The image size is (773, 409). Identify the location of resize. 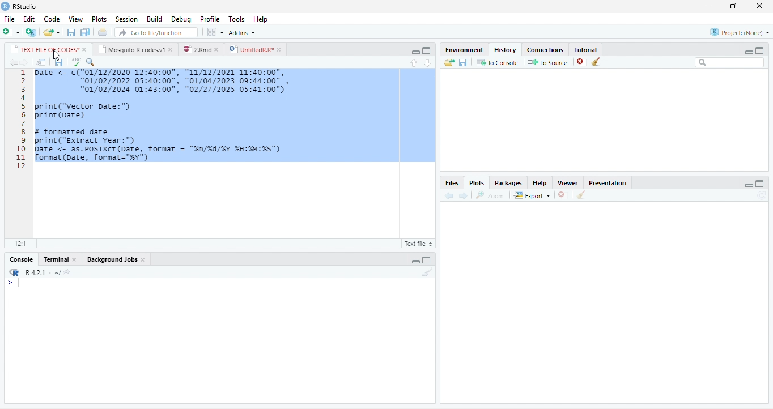
(733, 6).